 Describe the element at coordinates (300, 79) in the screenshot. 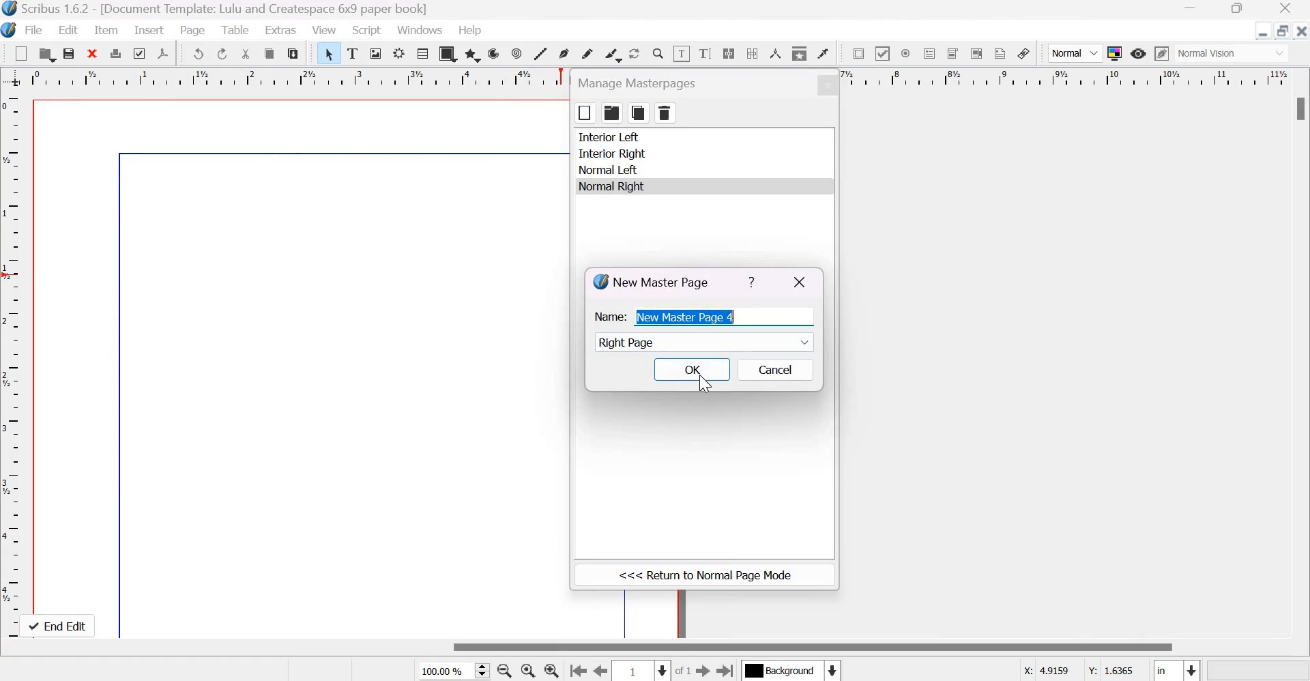

I see `horizontal scale` at that location.